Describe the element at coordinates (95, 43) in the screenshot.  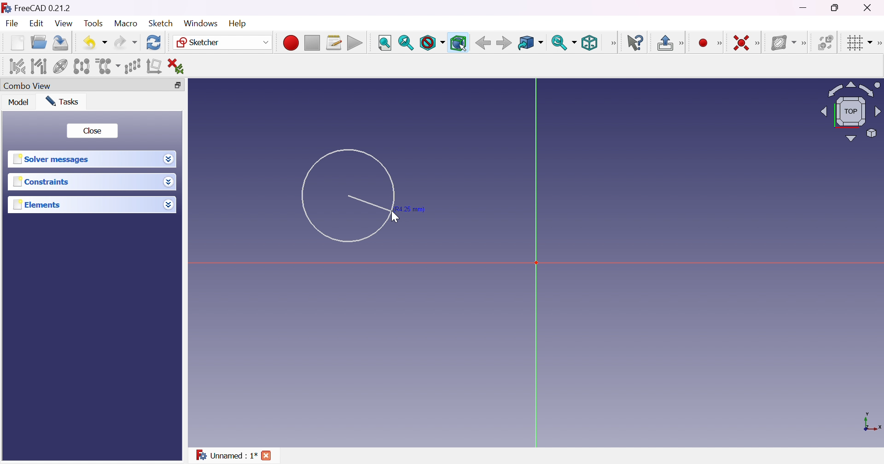
I see `Undo` at that location.